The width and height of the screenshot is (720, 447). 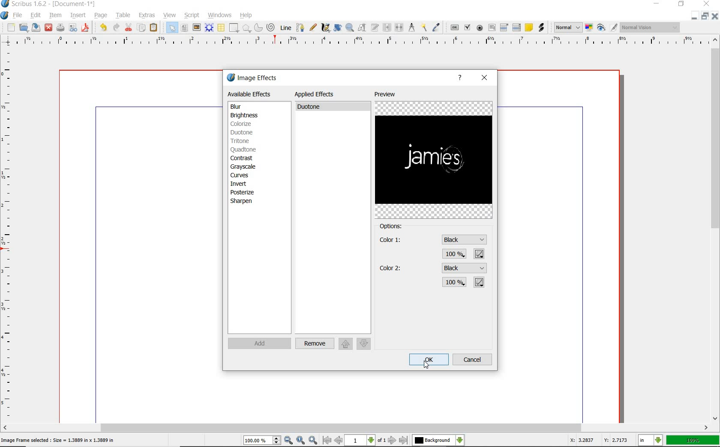 What do you see at coordinates (434, 277) in the screenshot?
I see `color 2 settings` at bounding box center [434, 277].